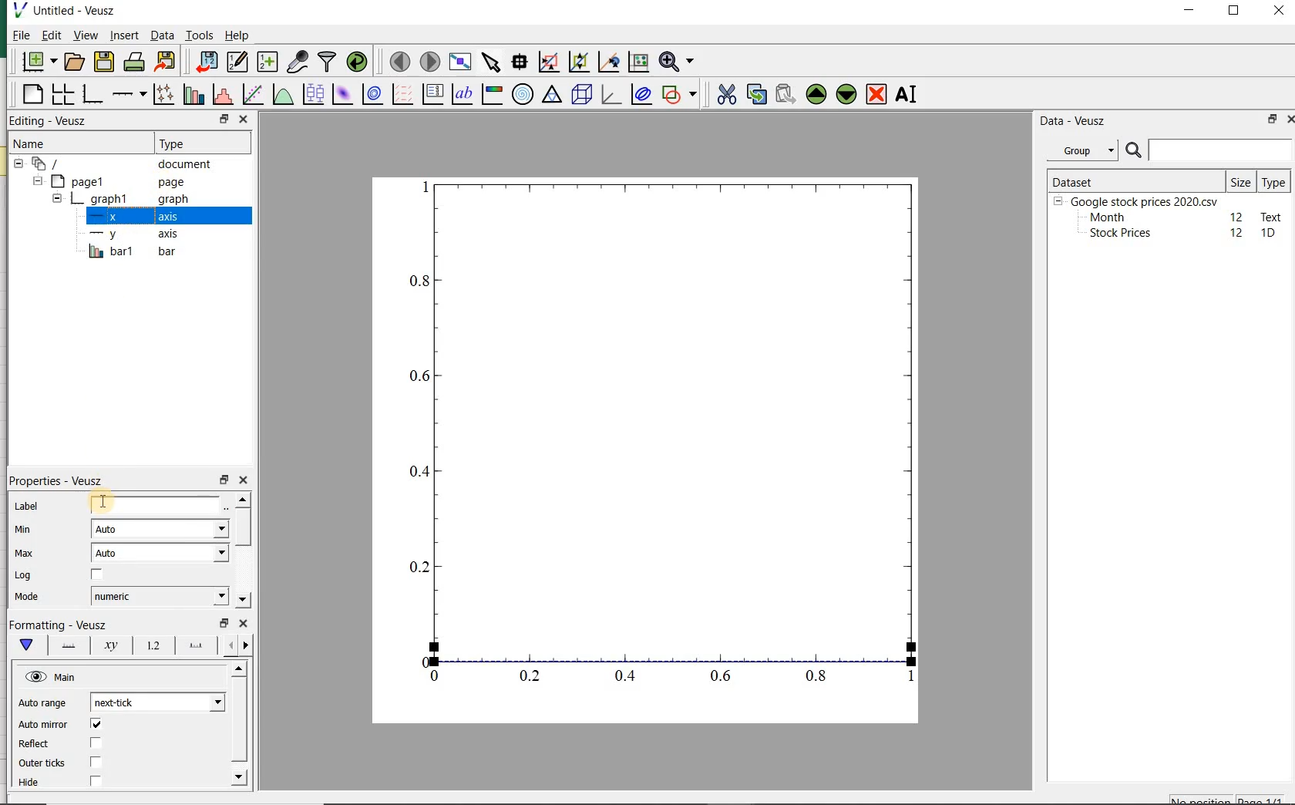  What do you see at coordinates (17, 37) in the screenshot?
I see `File` at bounding box center [17, 37].